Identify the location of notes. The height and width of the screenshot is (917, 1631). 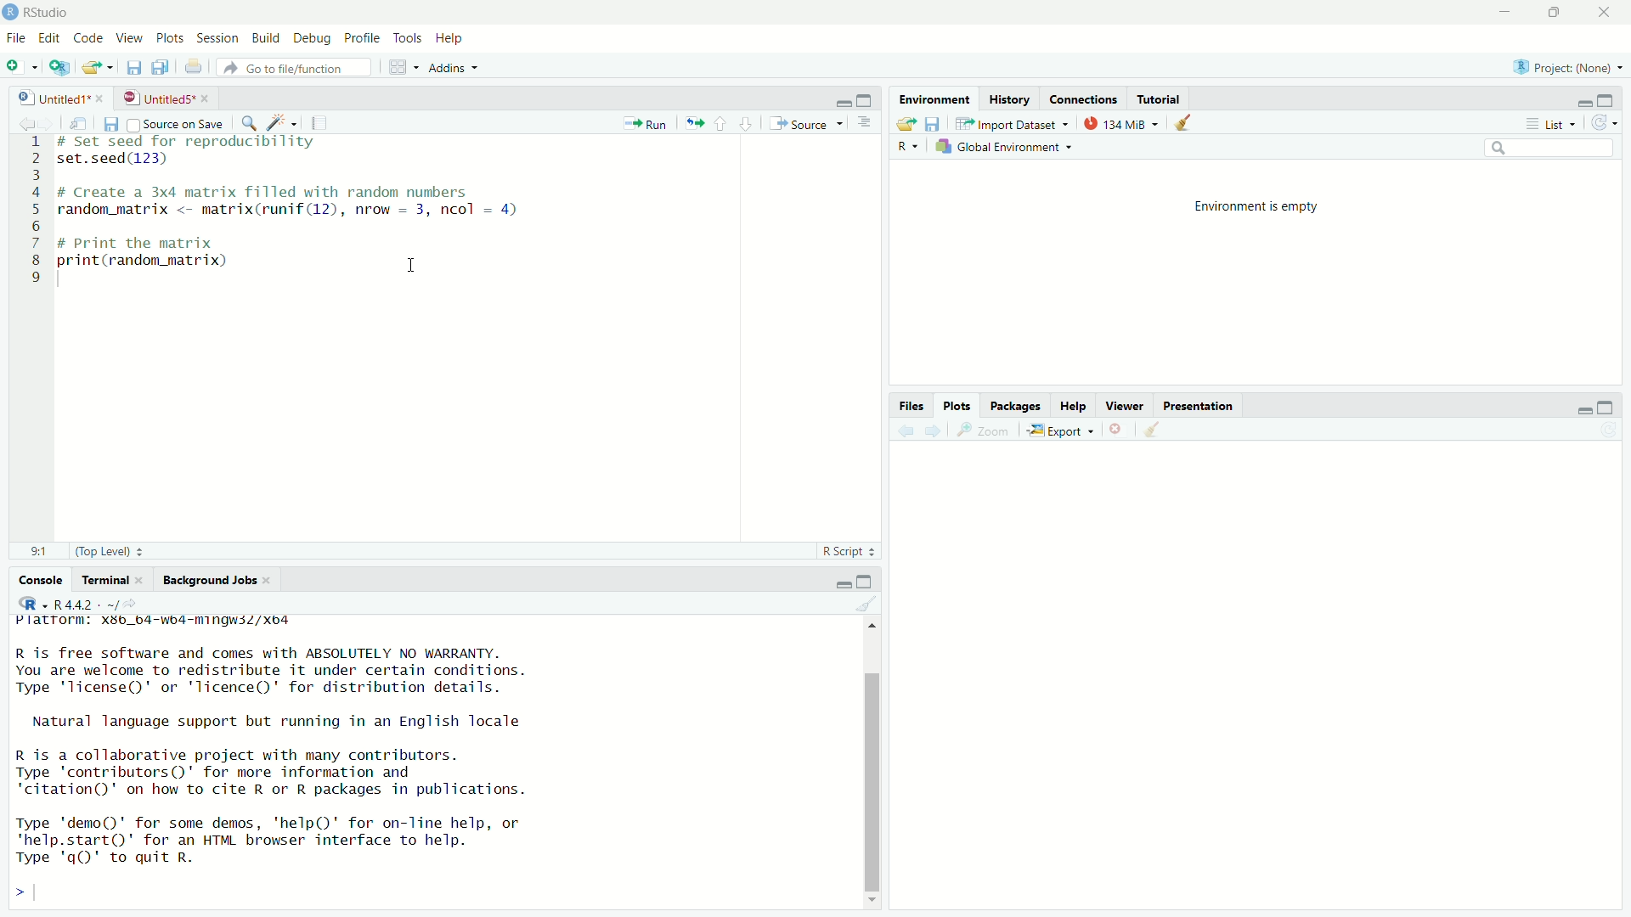
(319, 119).